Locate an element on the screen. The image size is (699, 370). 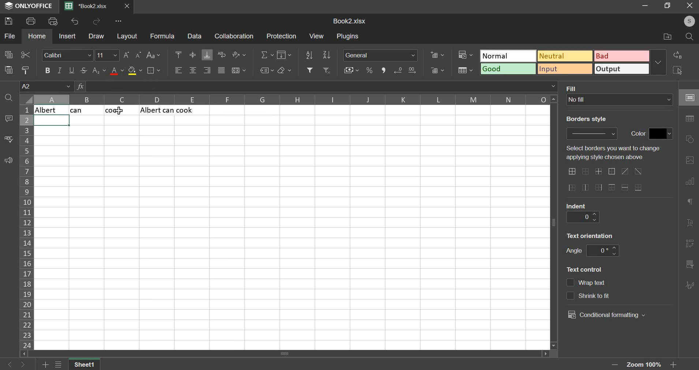
sort descending is located at coordinates (326, 54).